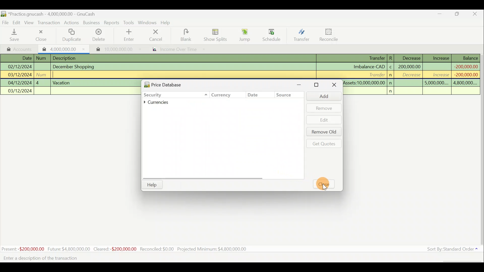  What do you see at coordinates (20, 91) in the screenshot?
I see `03/12/2024` at bounding box center [20, 91].